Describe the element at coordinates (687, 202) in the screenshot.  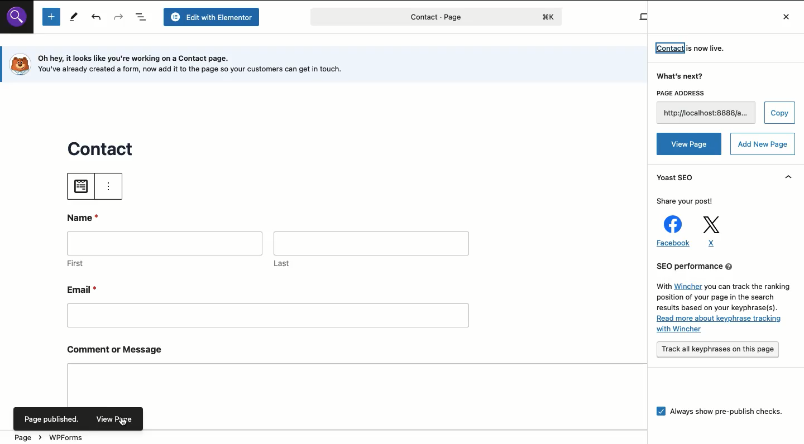
I see `Share your post` at that location.